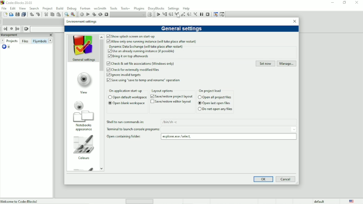 This screenshot has width=363, height=204. I want to click on scroll down, so click(101, 168).